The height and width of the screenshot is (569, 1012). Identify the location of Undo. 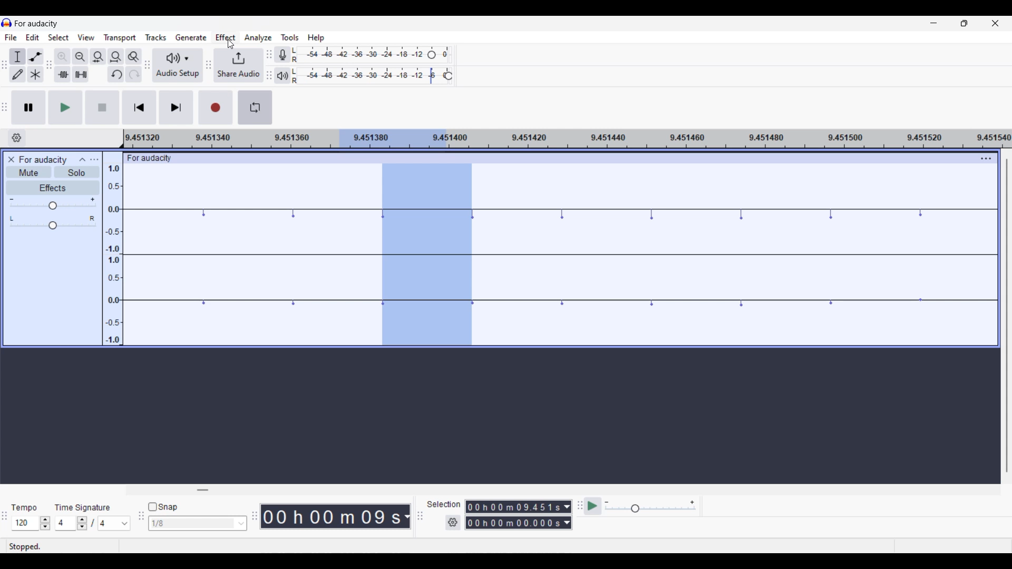
(116, 74).